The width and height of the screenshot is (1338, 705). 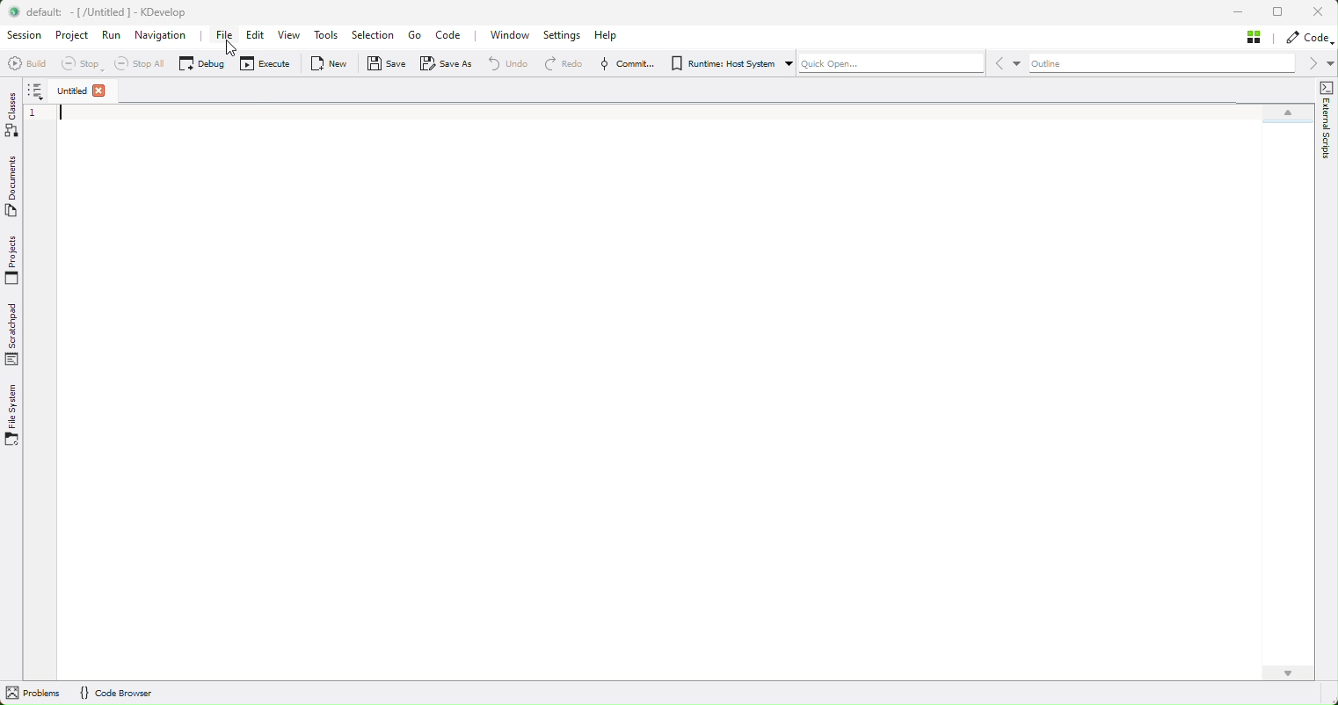 What do you see at coordinates (1322, 12) in the screenshot?
I see `close` at bounding box center [1322, 12].